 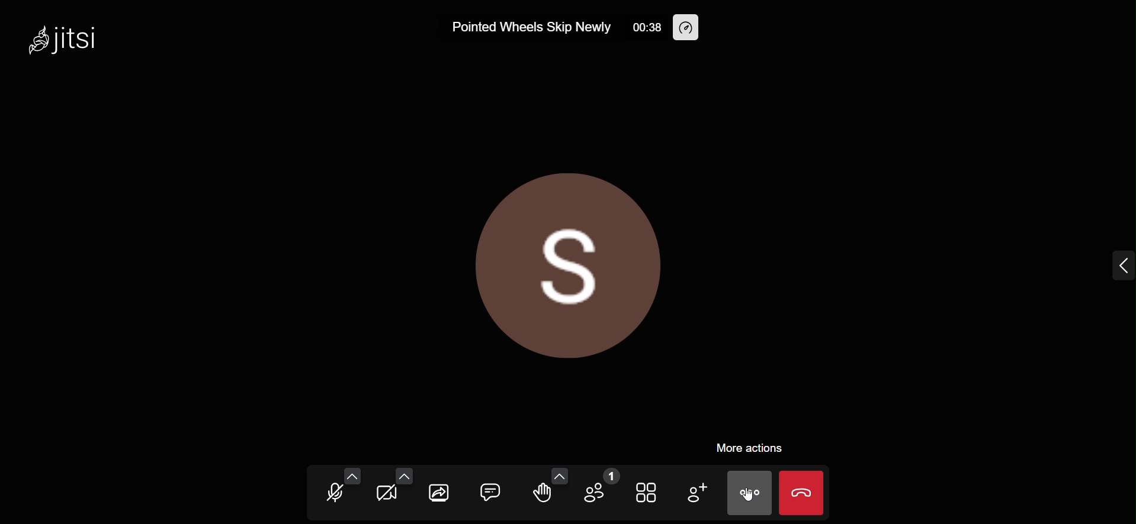 What do you see at coordinates (805, 494) in the screenshot?
I see `end meeting` at bounding box center [805, 494].